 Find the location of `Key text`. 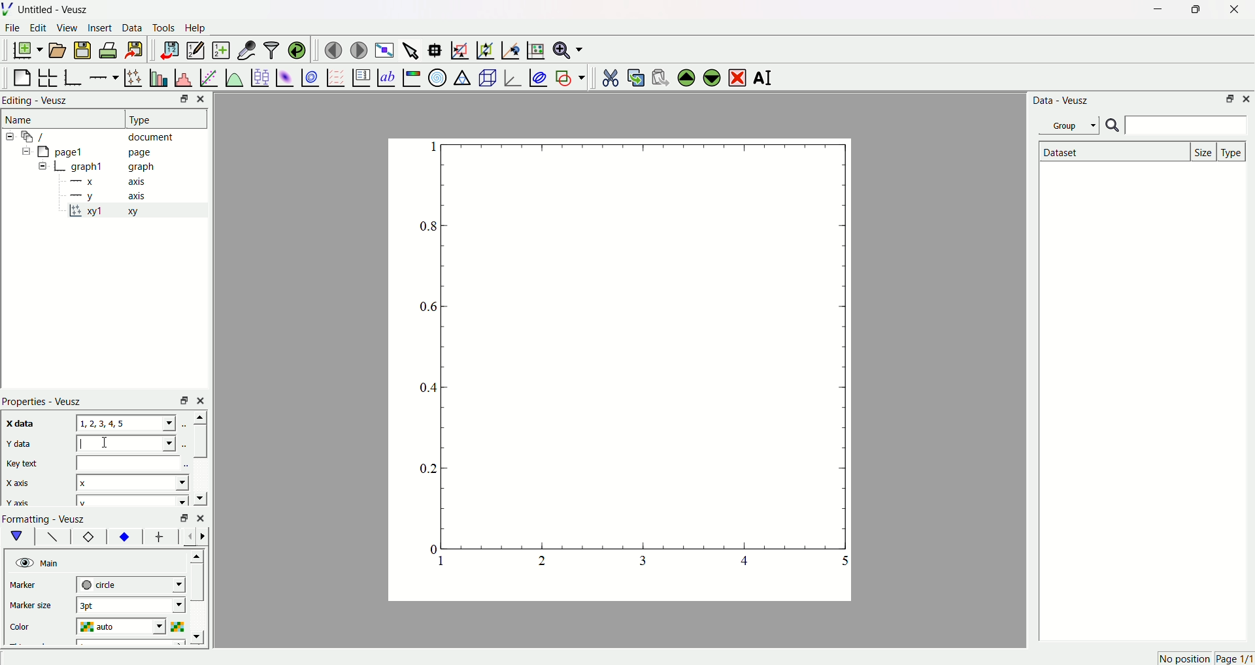

Key text is located at coordinates (24, 463).